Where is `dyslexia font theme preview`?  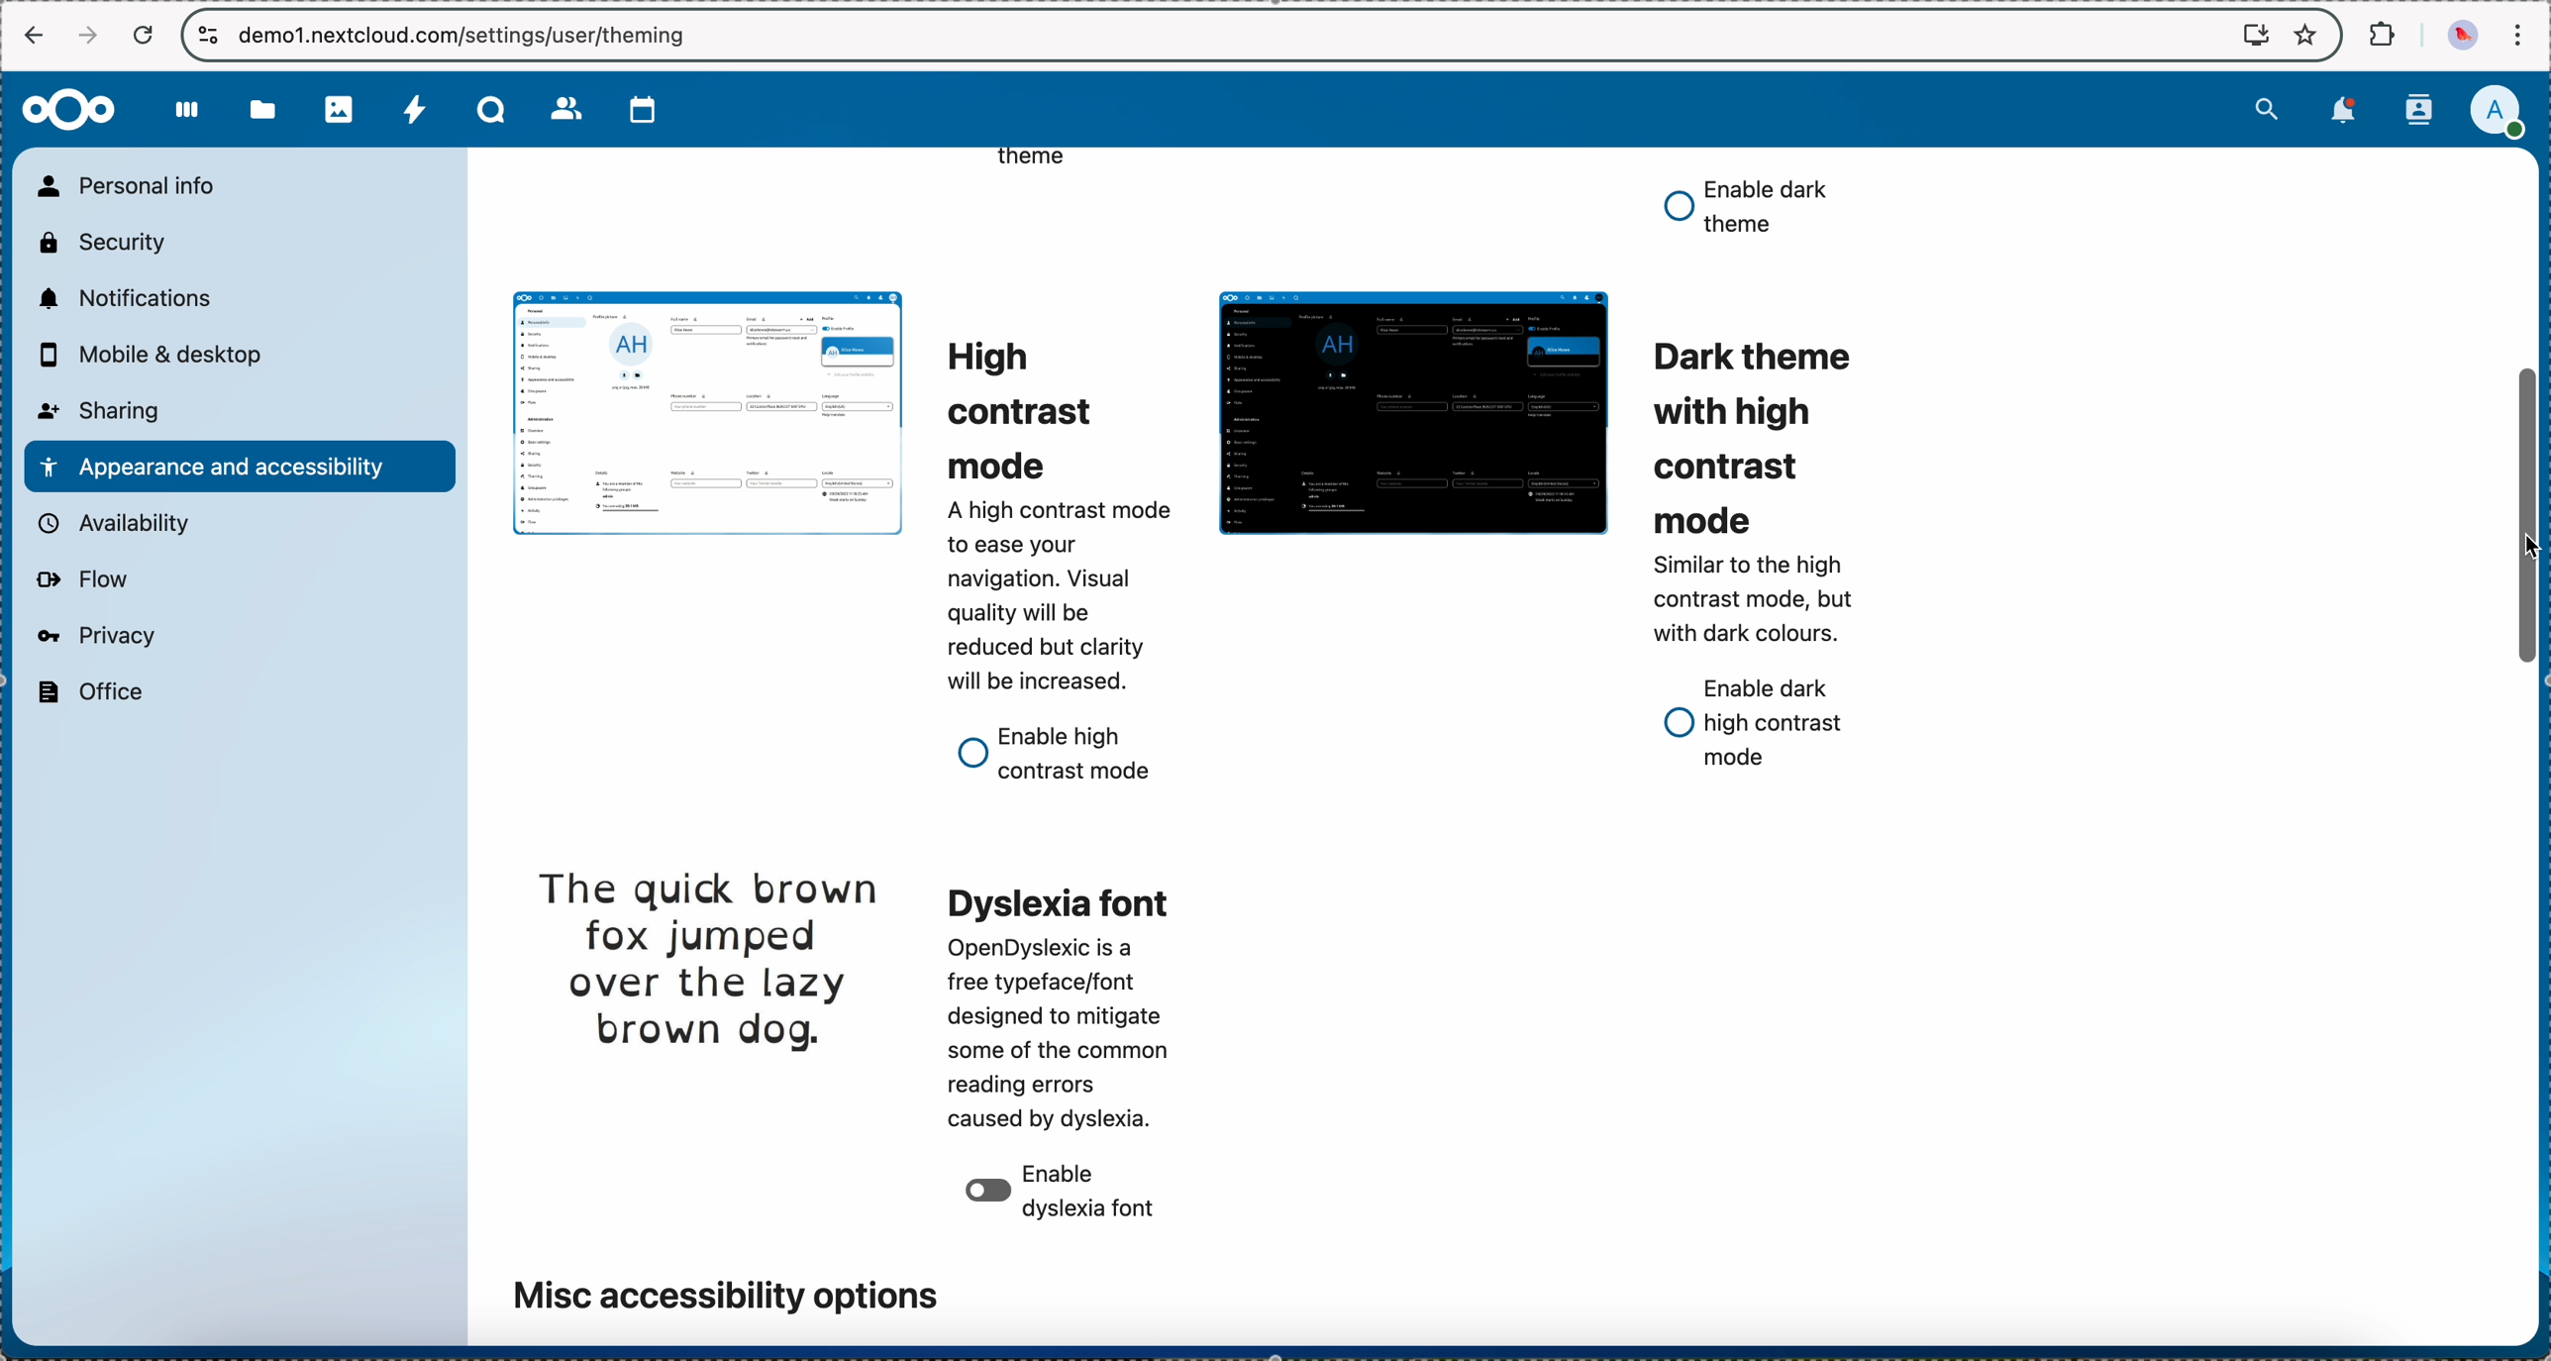
dyslexia font theme preview is located at coordinates (708, 961).